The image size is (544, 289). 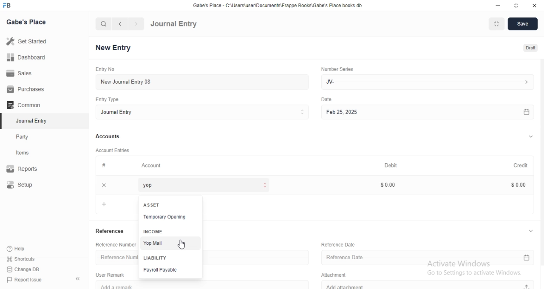 What do you see at coordinates (174, 24) in the screenshot?
I see `Journal Entry` at bounding box center [174, 24].